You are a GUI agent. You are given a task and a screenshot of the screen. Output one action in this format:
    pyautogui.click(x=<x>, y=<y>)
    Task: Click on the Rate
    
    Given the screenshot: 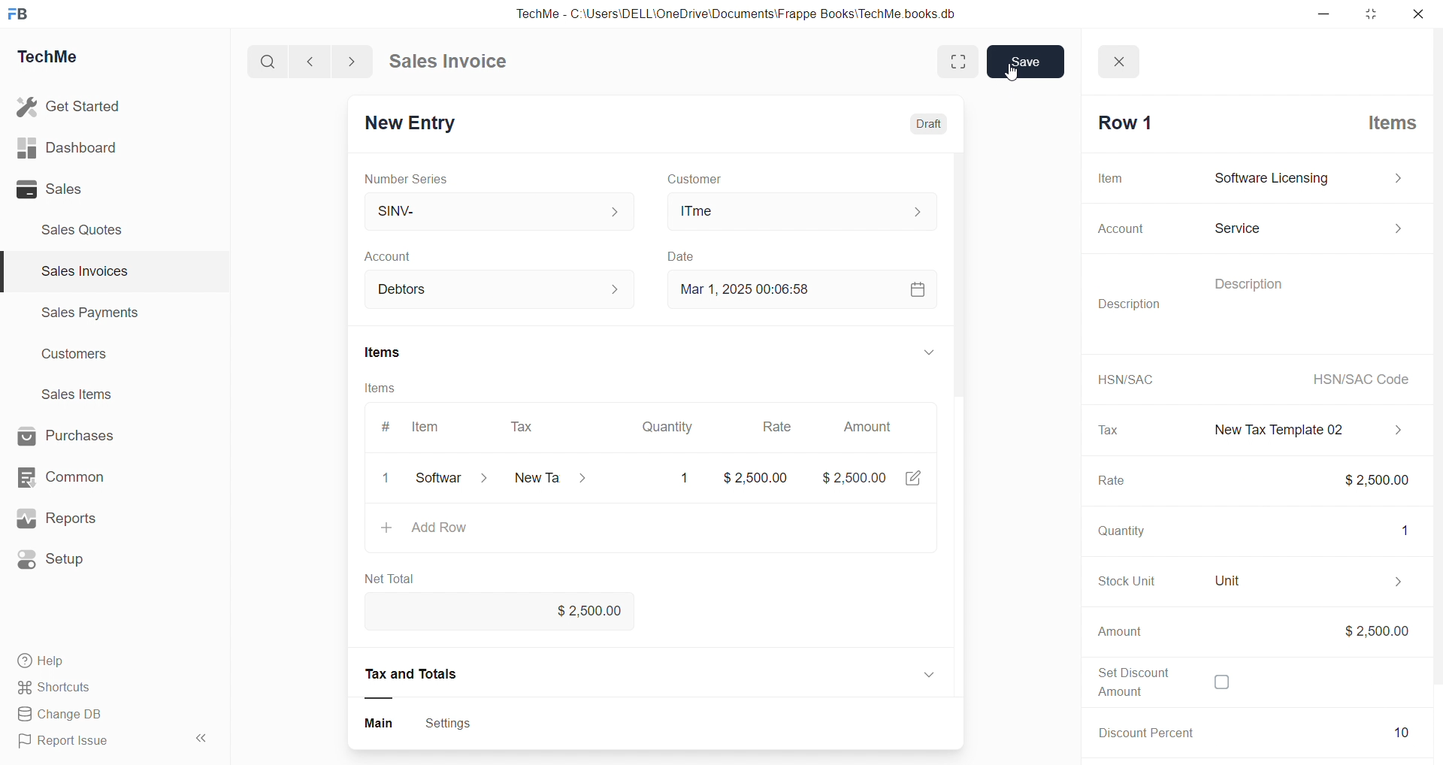 What is the action you would take?
    pyautogui.click(x=1107, y=482)
    